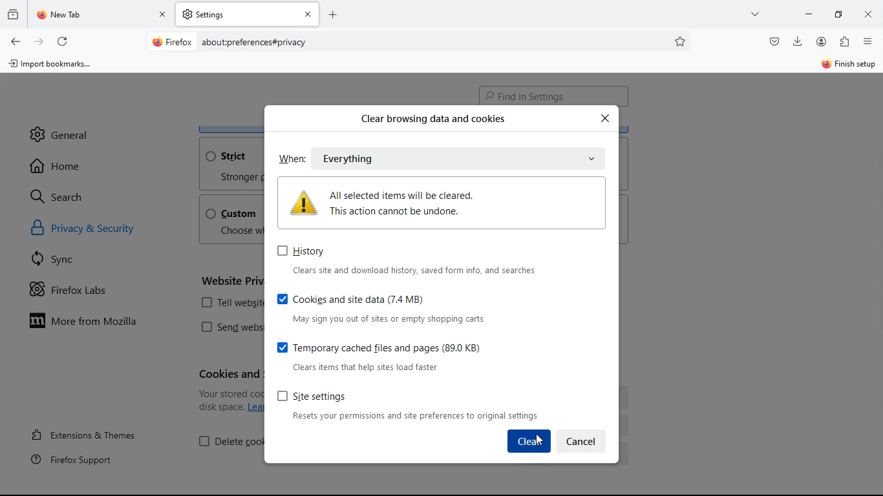  What do you see at coordinates (842, 14) in the screenshot?
I see `minimize` at bounding box center [842, 14].